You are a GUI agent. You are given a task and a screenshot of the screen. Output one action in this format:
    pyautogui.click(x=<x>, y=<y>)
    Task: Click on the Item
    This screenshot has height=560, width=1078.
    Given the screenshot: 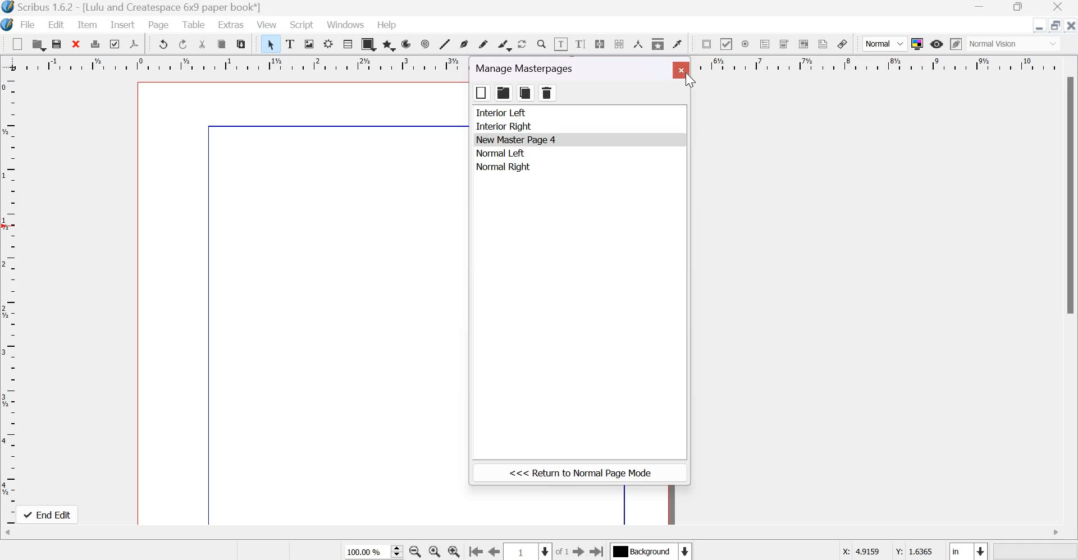 What is the action you would take?
    pyautogui.click(x=88, y=24)
    